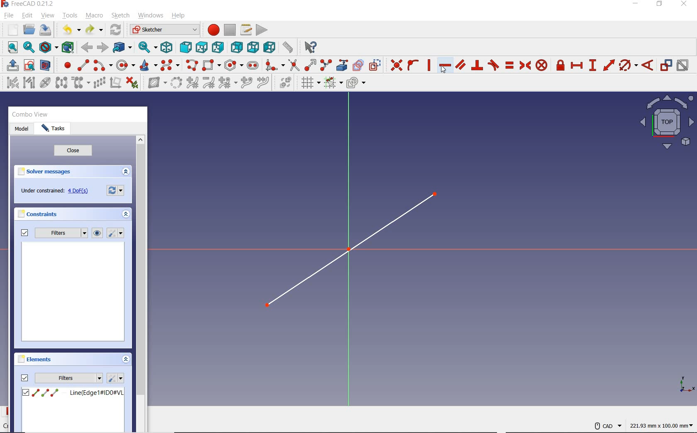 The width and height of the screenshot is (697, 433). What do you see at coordinates (148, 65) in the screenshot?
I see `CREATE CONIC` at bounding box center [148, 65].